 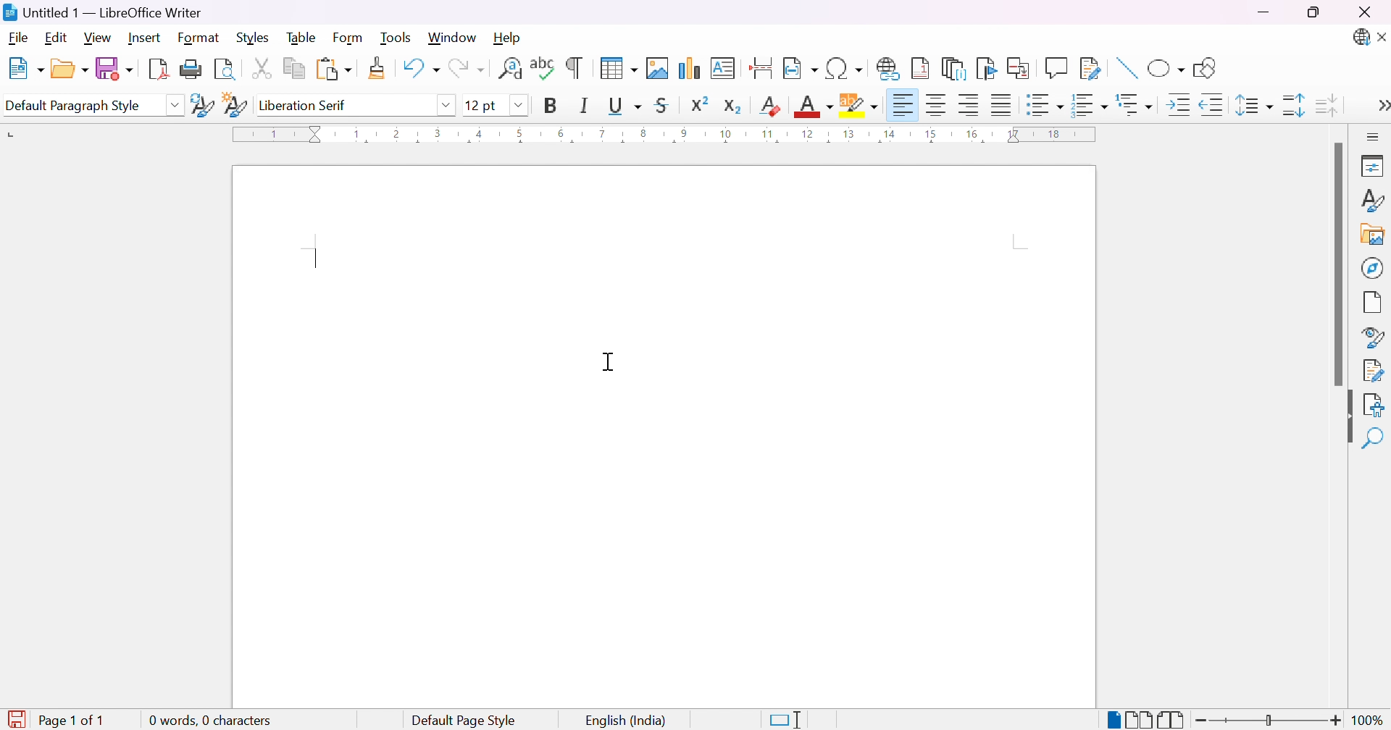 What do you see at coordinates (1213, 107) in the screenshot?
I see `Decrease indent` at bounding box center [1213, 107].